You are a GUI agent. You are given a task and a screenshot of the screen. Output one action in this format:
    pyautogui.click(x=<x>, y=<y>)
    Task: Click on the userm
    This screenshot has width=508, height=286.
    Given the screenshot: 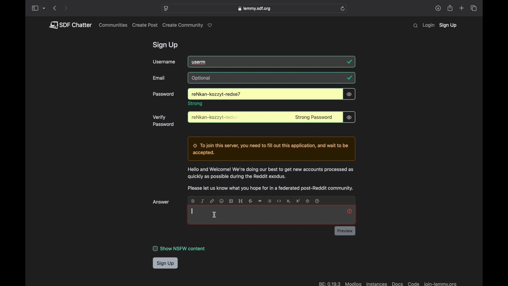 What is the action you would take?
    pyautogui.click(x=199, y=62)
    